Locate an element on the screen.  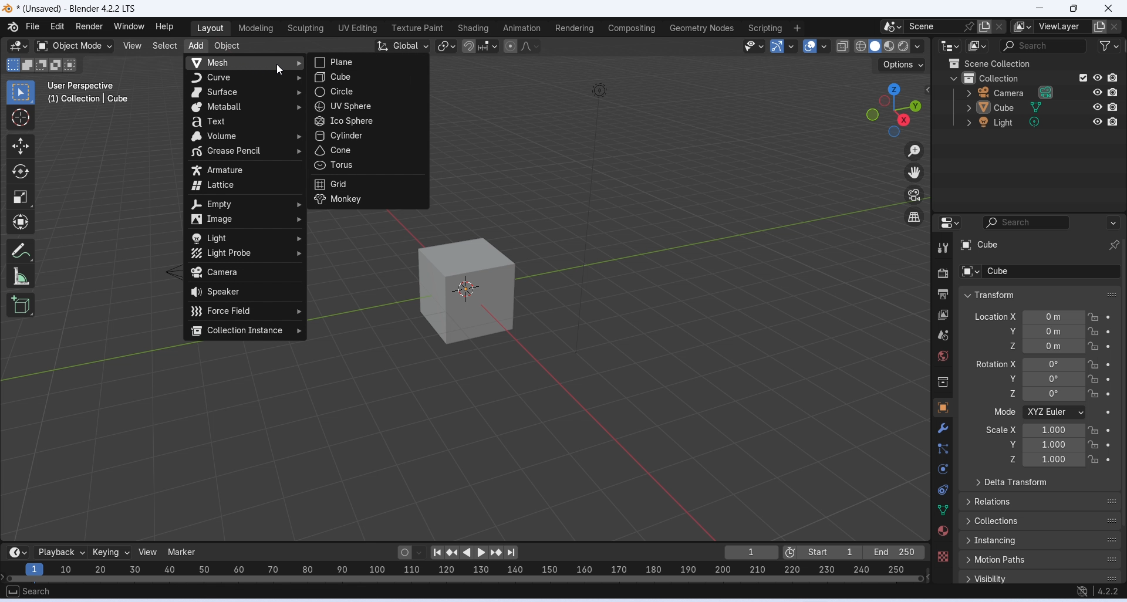
view is located at coordinates (150, 552).